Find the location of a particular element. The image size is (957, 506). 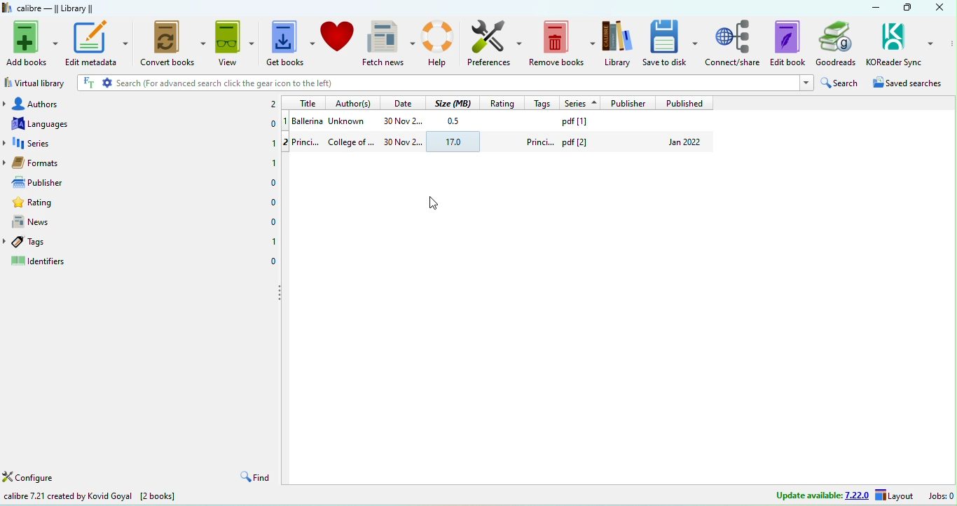

search is located at coordinates (843, 83).